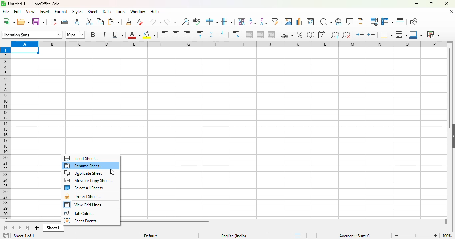 Image resolution: width=455 pixels, height=239 pixels. What do you see at coordinates (360, 34) in the screenshot?
I see `increase indent` at bounding box center [360, 34].